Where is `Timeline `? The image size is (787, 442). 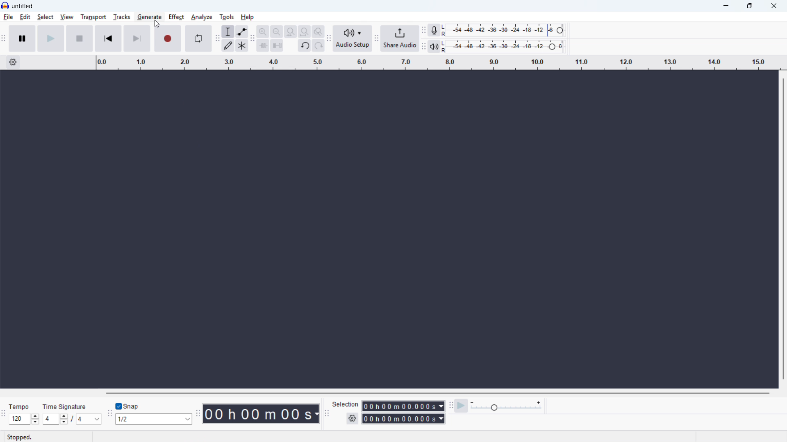
Timeline  is located at coordinates (438, 63).